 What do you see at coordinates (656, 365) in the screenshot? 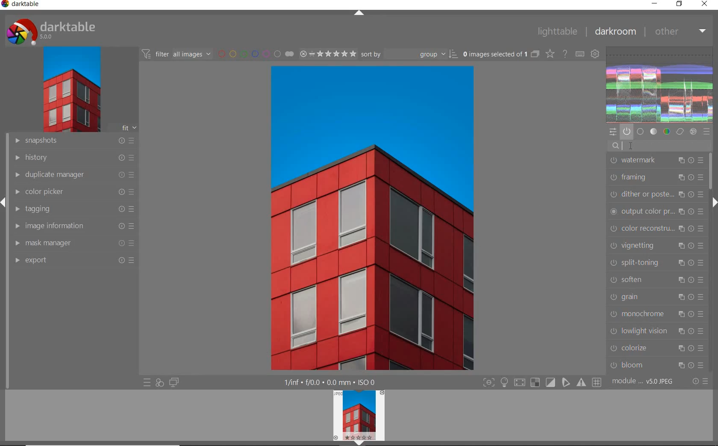
I see `bloom` at bounding box center [656, 365].